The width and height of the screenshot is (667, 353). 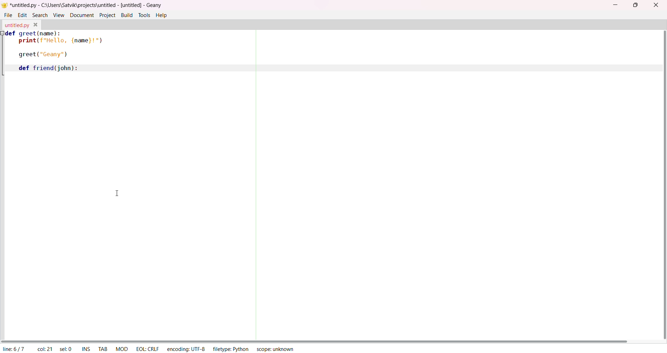 I want to click on EOL> CRLF, so click(x=147, y=349).